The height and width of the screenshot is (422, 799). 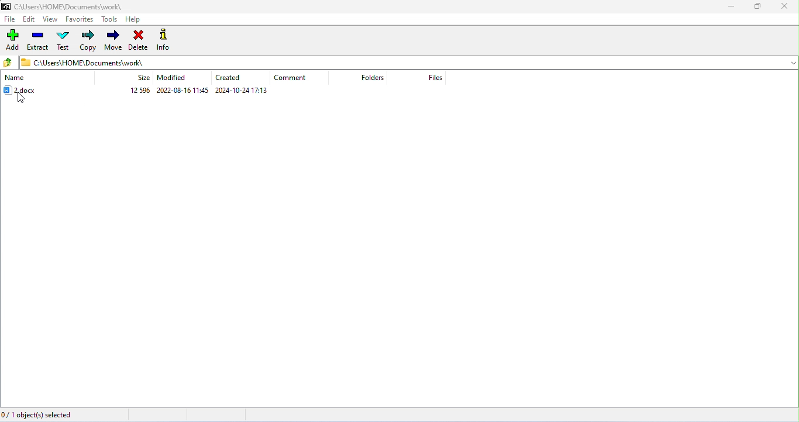 I want to click on 2022-08-16 11:45, so click(x=182, y=91).